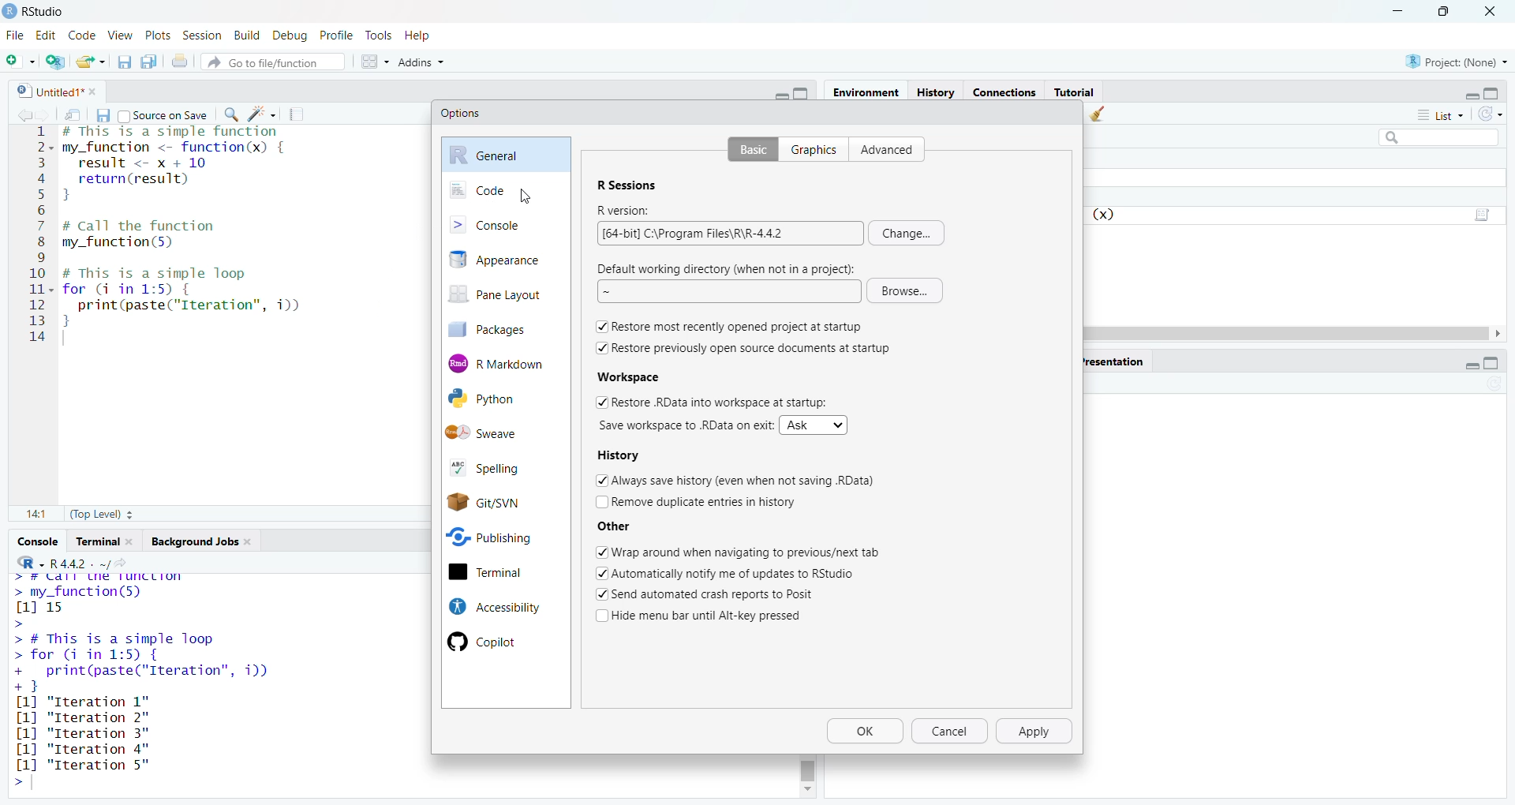  I want to click on save current document, so click(125, 61).